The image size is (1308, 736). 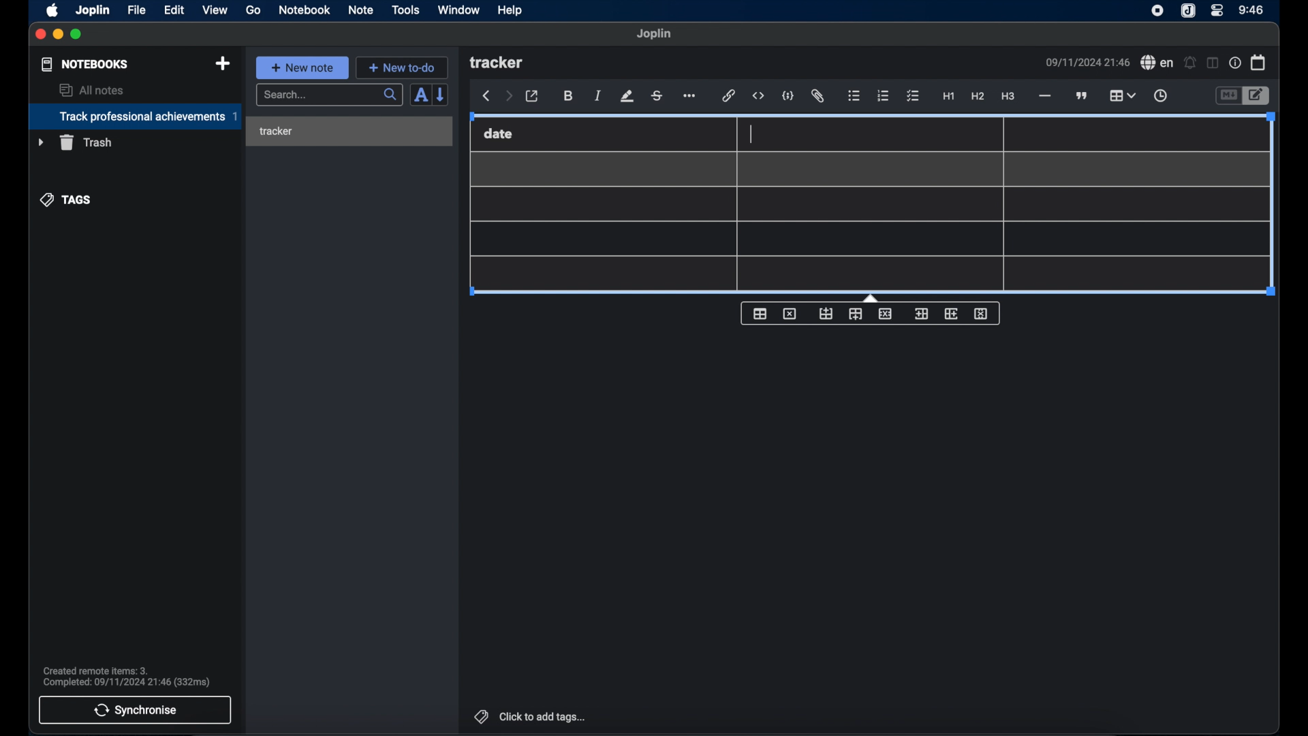 I want to click on toggle sort order field, so click(x=419, y=96).